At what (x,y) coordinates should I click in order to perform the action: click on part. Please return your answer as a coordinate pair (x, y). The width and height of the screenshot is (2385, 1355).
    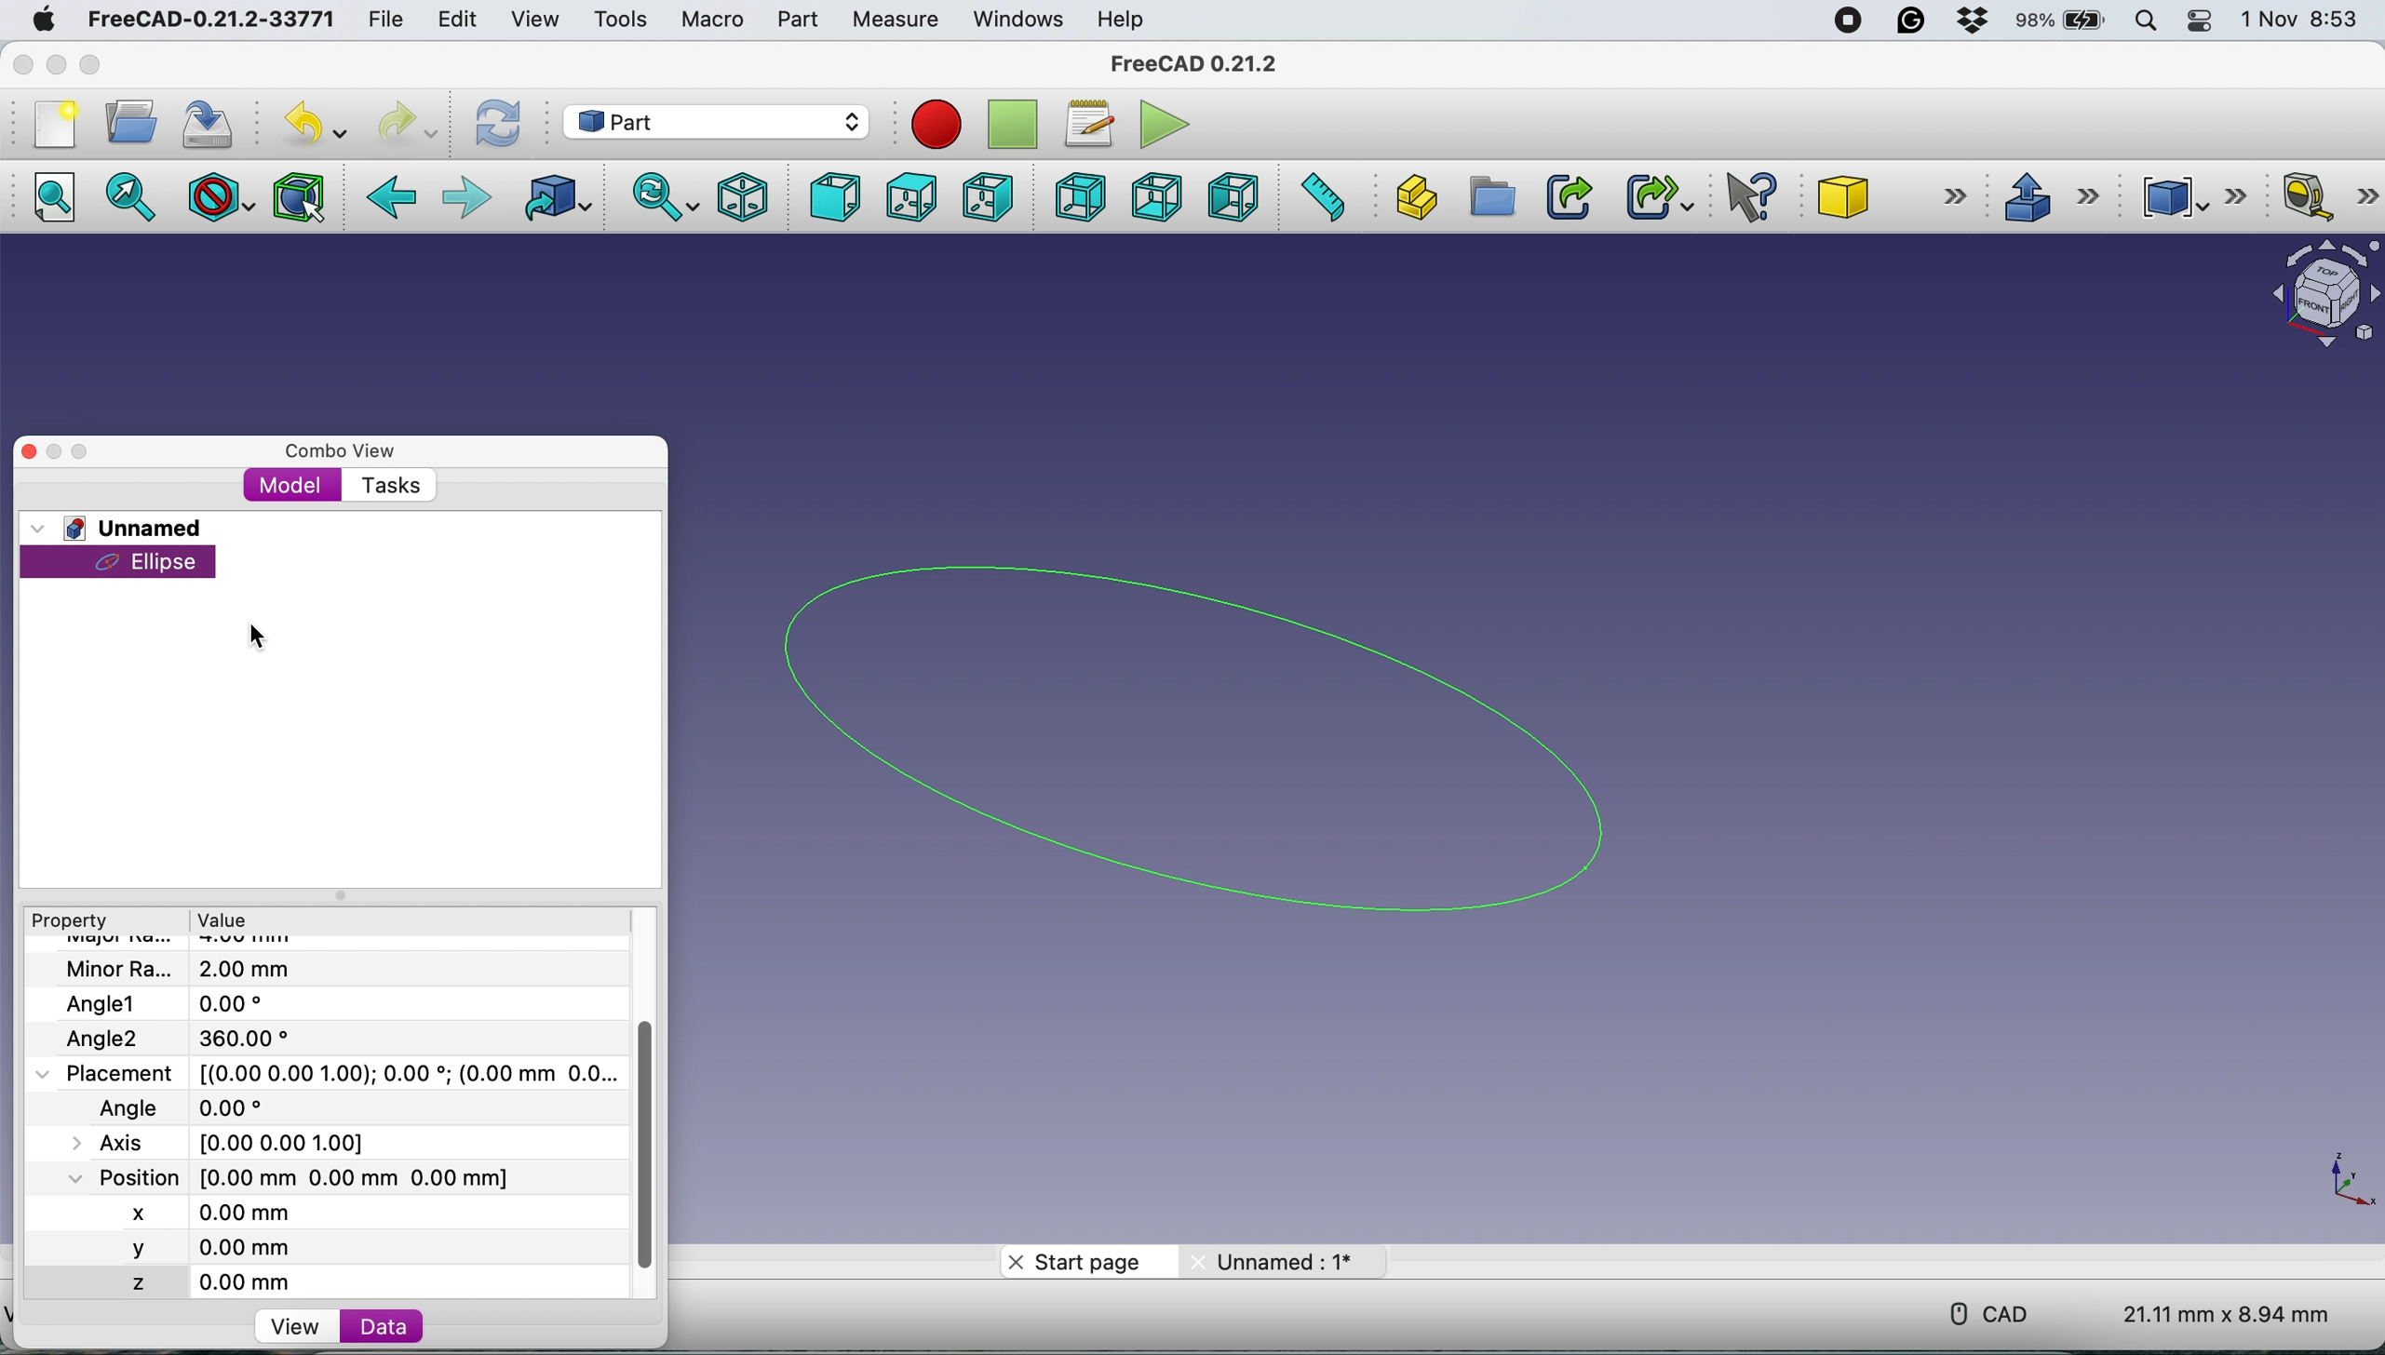
    Looking at the image, I should click on (795, 20).